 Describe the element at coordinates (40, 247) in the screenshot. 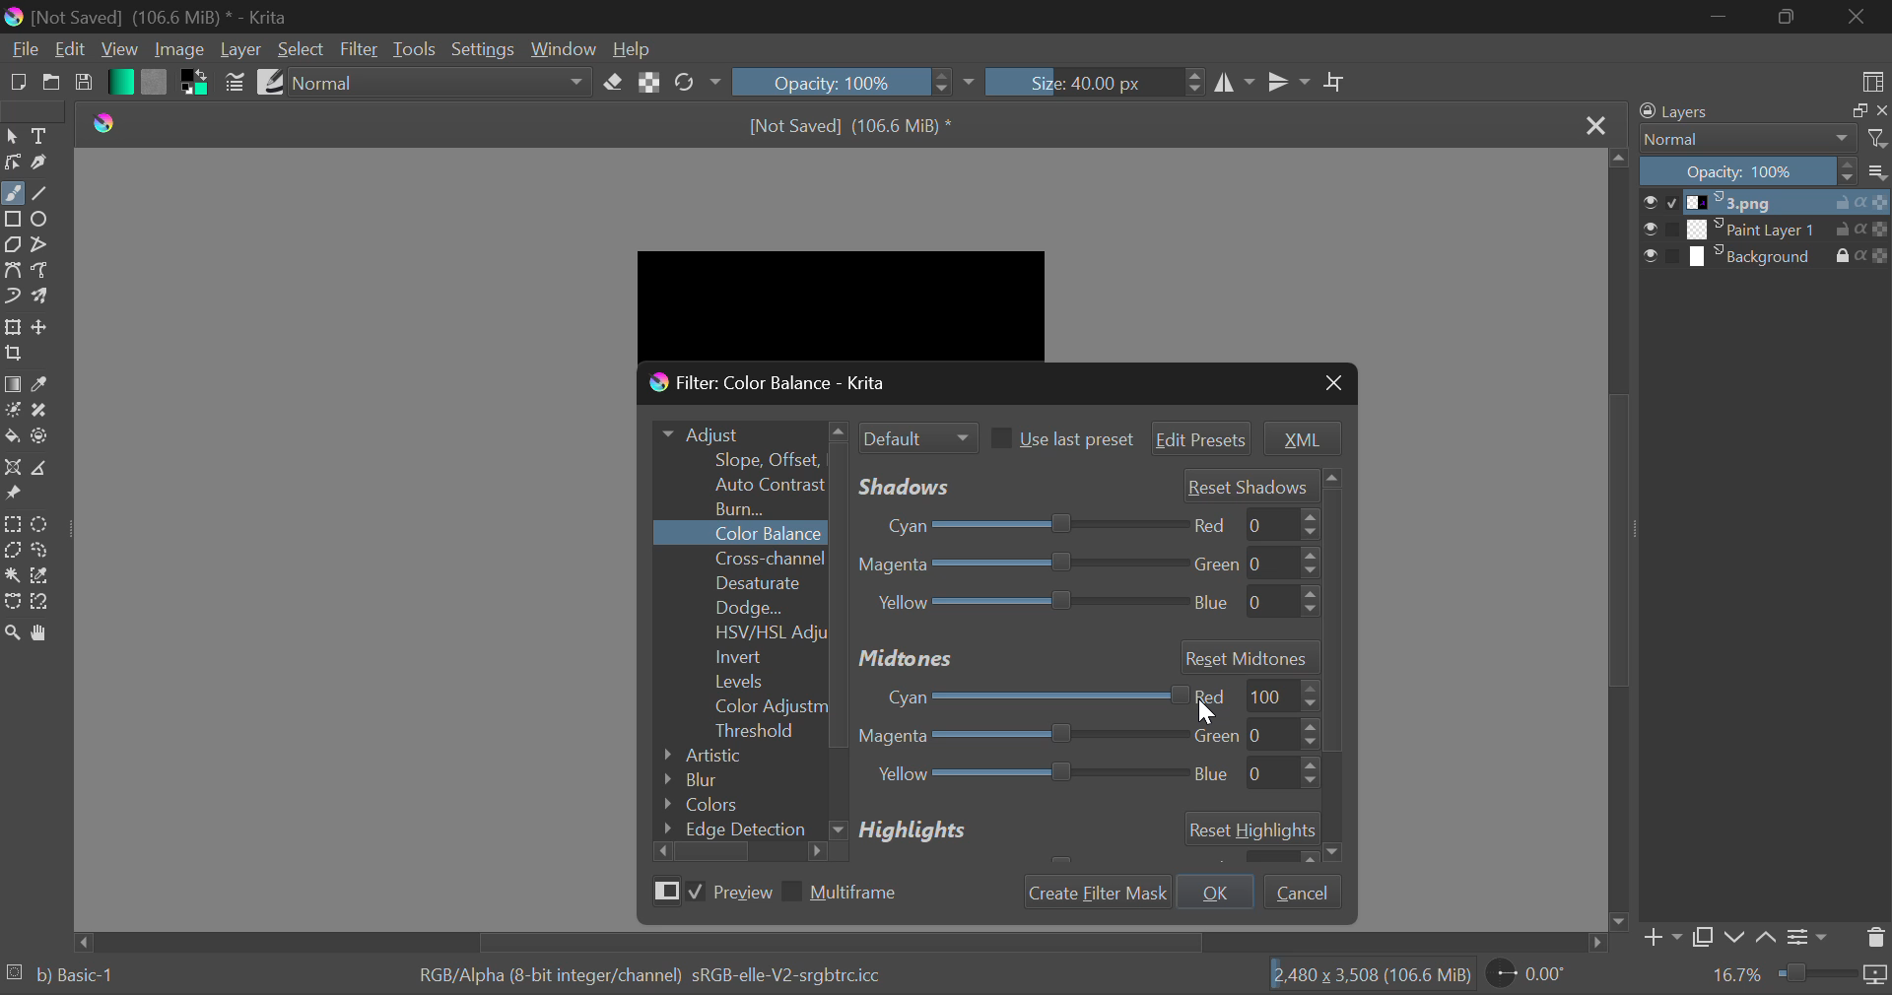

I see `Polylines` at that location.